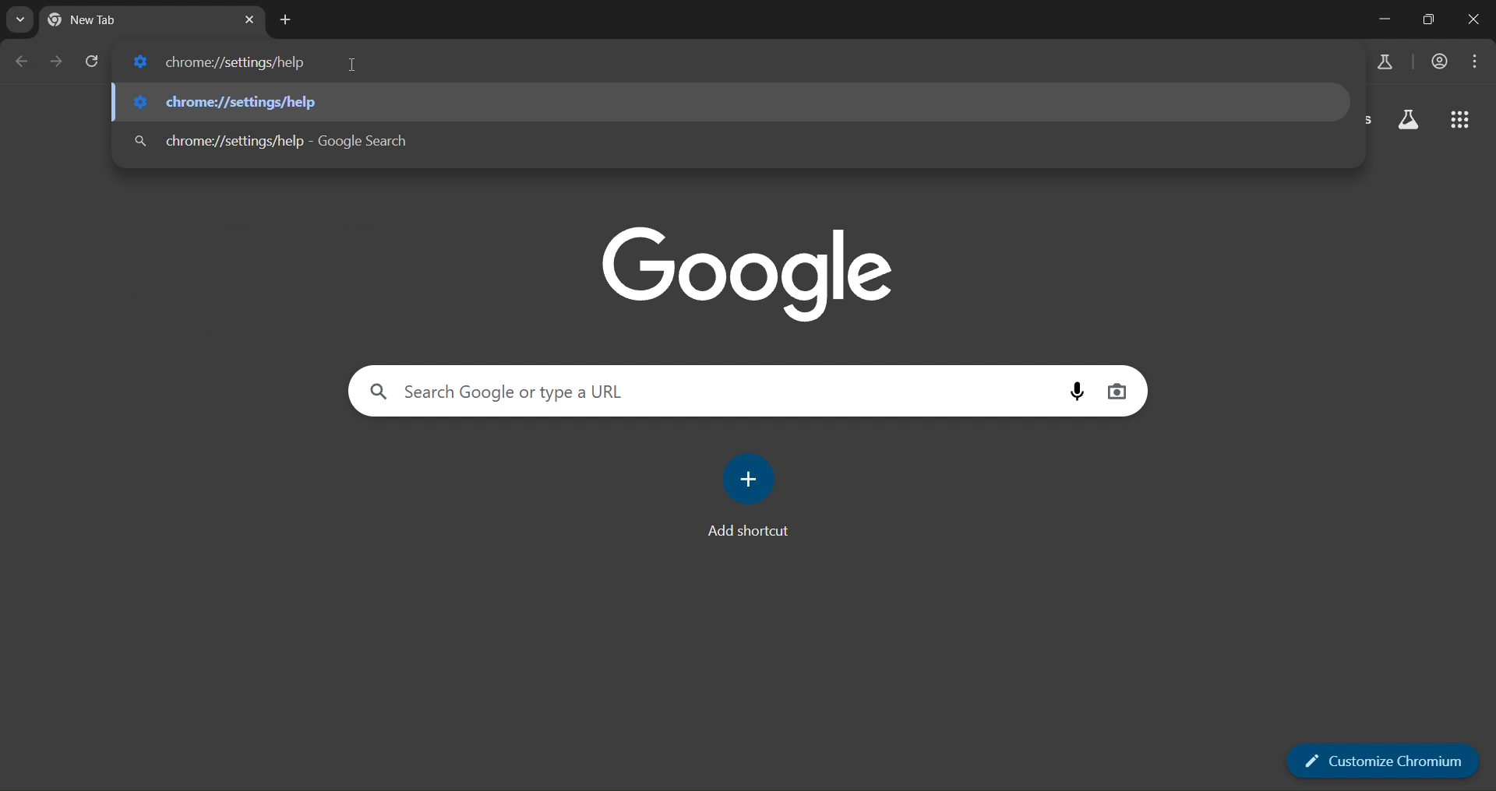 The height and width of the screenshot is (791, 1496). Describe the element at coordinates (750, 272) in the screenshot. I see `google` at that location.